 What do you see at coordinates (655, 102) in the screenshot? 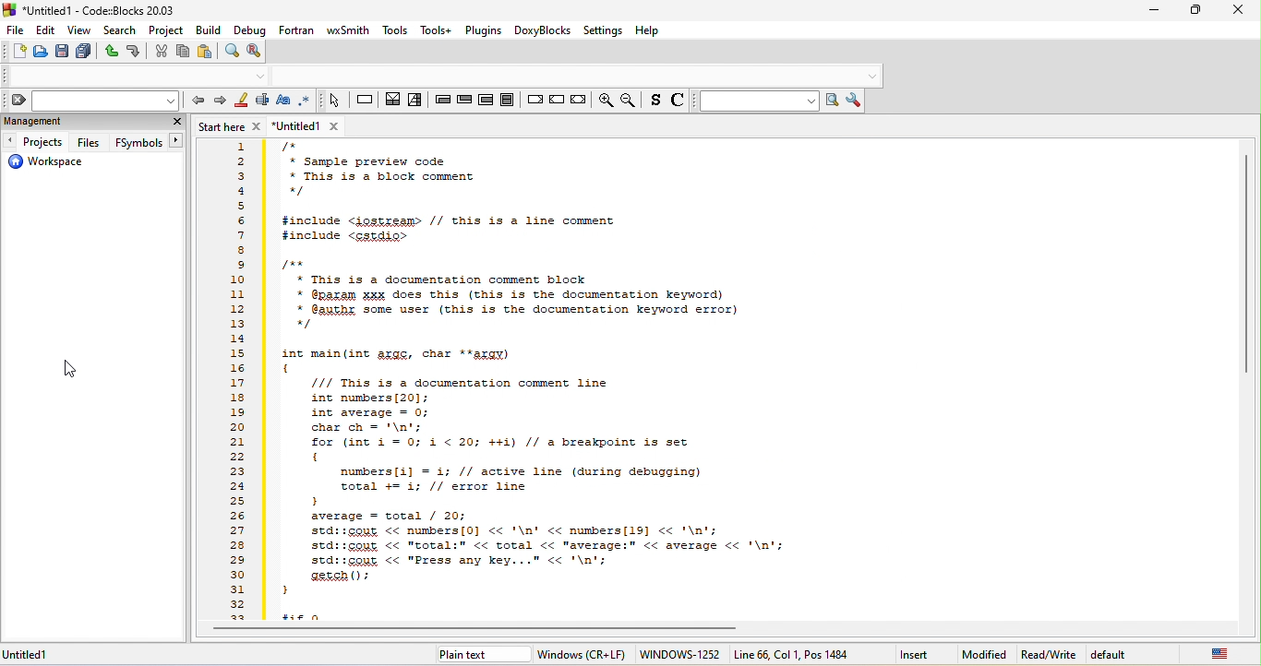
I see `toggle source` at bounding box center [655, 102].